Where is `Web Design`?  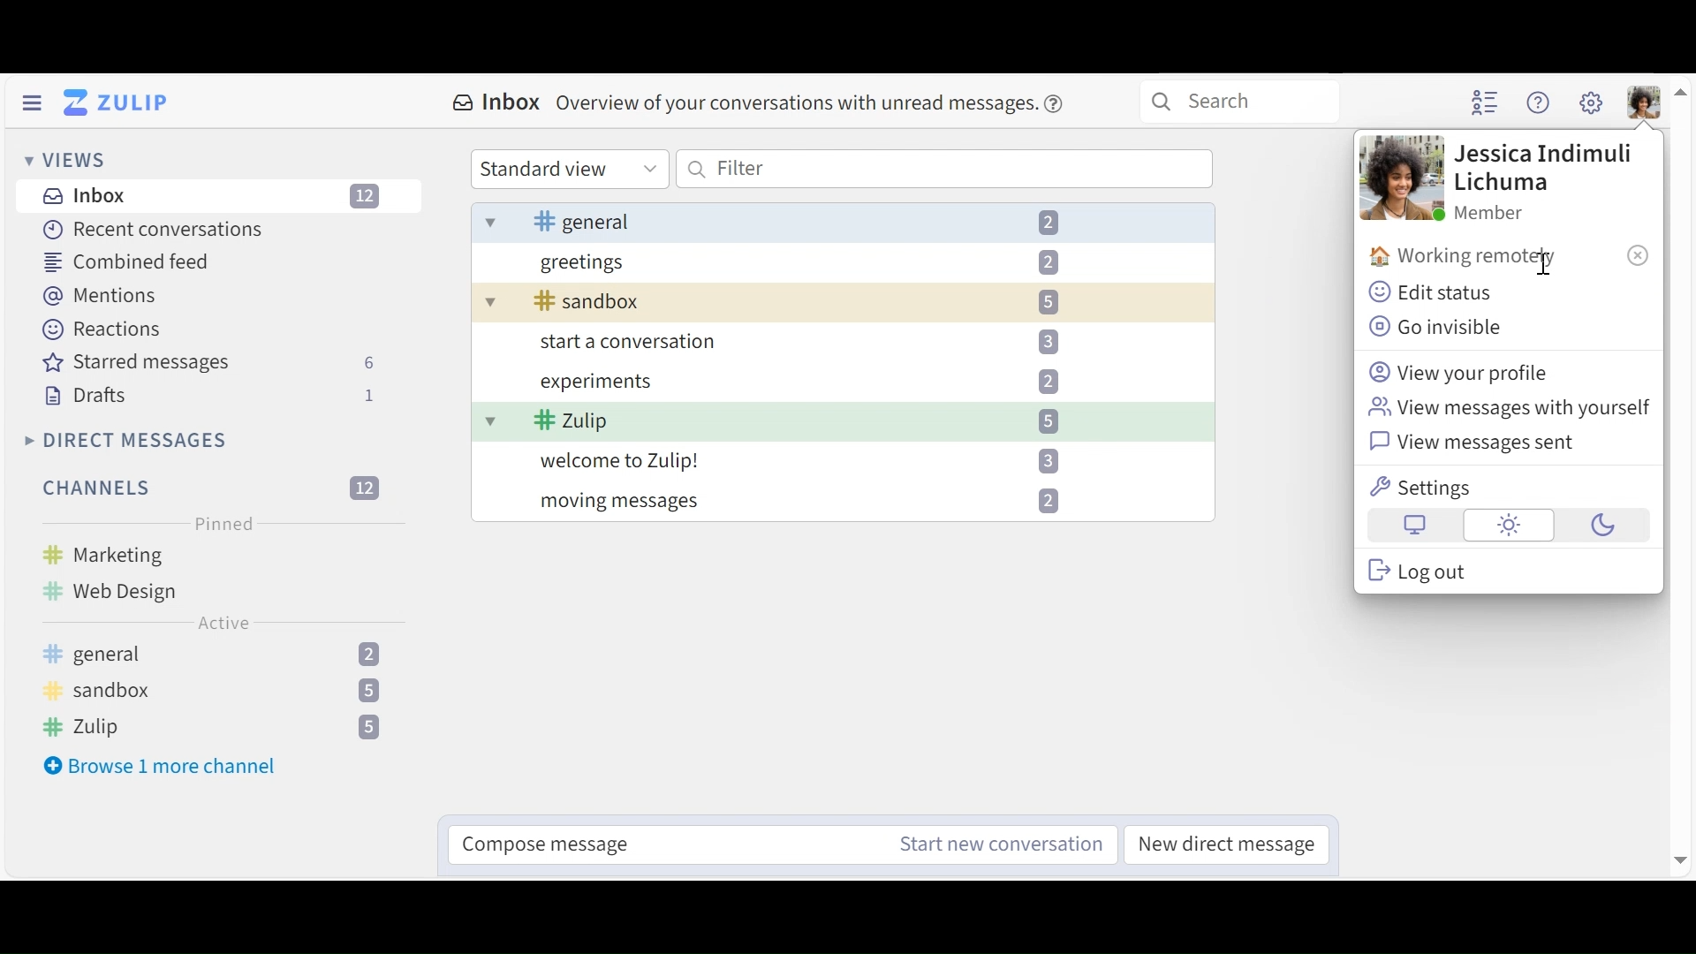 Web Design is located at coordinates (110, 593).